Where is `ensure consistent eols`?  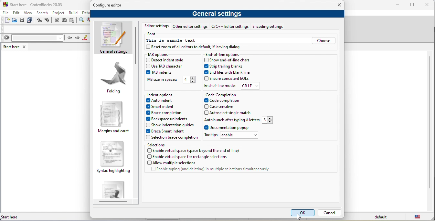
ensure consistent eols is located at coordinates (228, 77).